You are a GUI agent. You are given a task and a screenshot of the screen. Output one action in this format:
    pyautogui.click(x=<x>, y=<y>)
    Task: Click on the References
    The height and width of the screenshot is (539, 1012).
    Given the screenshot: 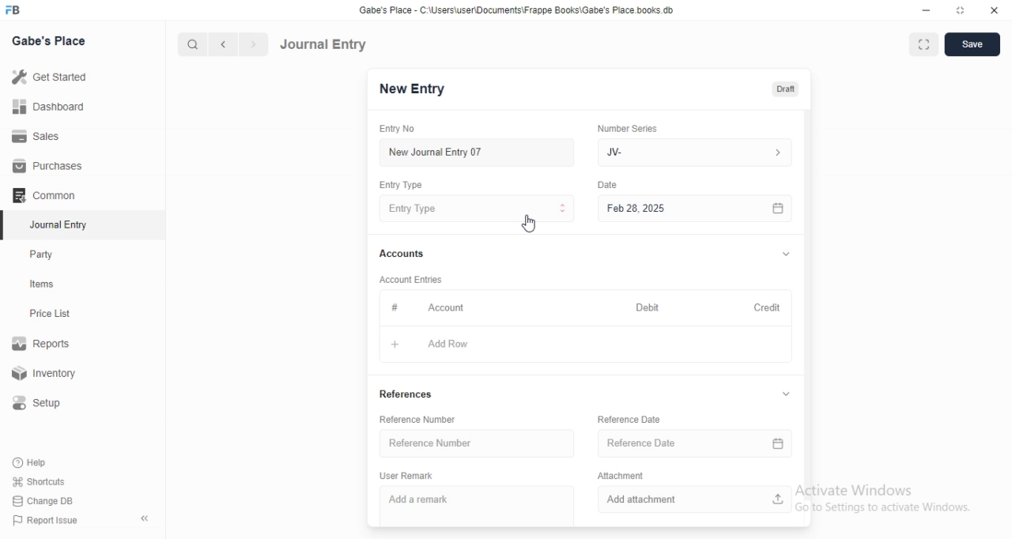 What is the action you would take?
    pyautogui.click(x=411, y=394)
    